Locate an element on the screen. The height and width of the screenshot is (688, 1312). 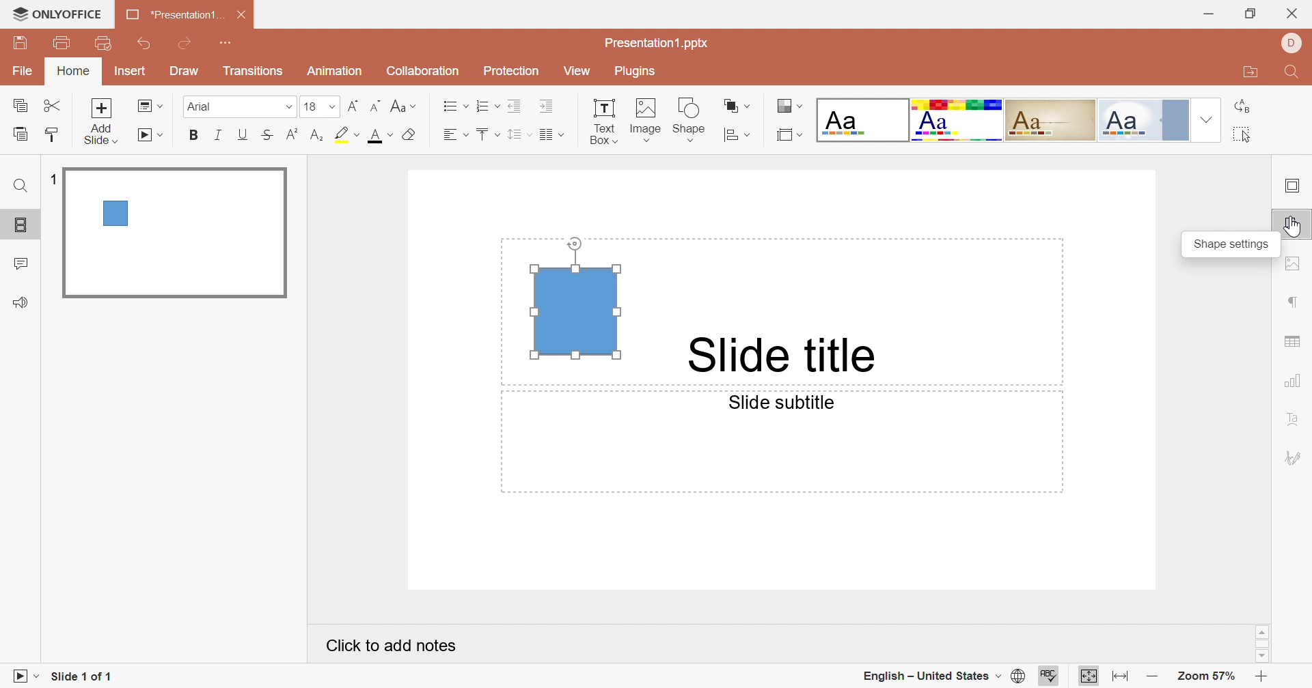
Decrement font size is located at coordinates (375, 106).